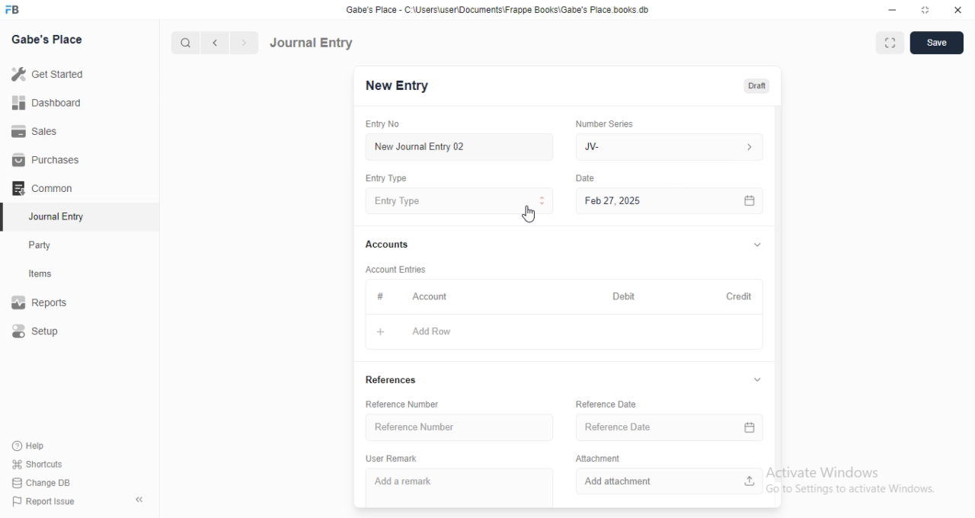 The height and width of the screenshot is (518, 975). I want to click on Debit, so click(624, 297).